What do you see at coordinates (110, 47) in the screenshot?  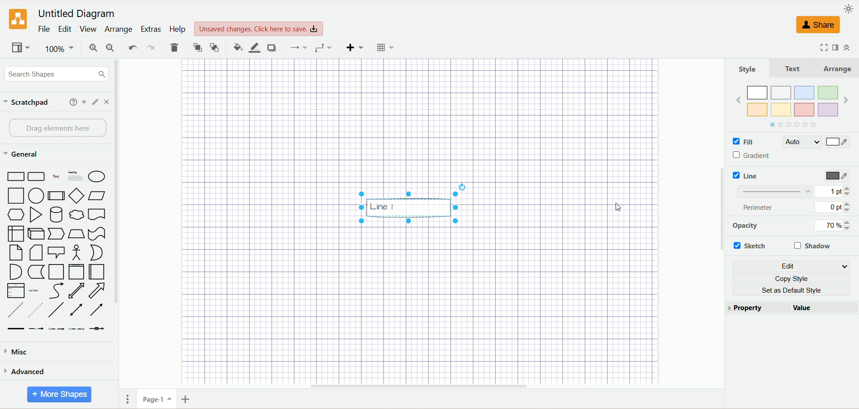 I see `zoom out` at bounding box center [110, 47].